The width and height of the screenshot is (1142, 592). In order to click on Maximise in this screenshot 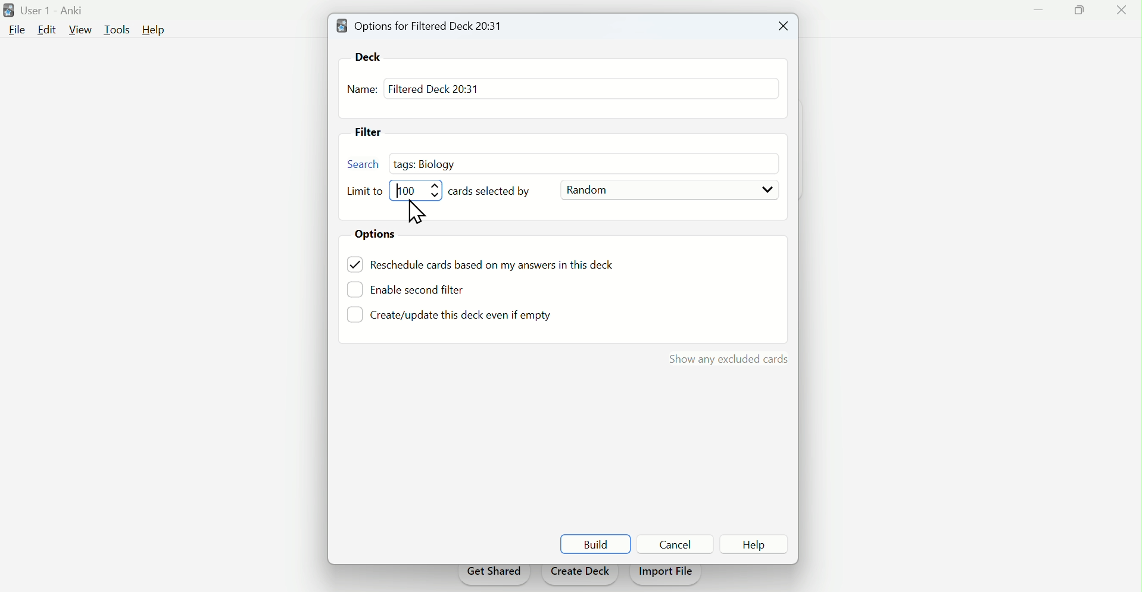, I will do `click(1077, 13)`.